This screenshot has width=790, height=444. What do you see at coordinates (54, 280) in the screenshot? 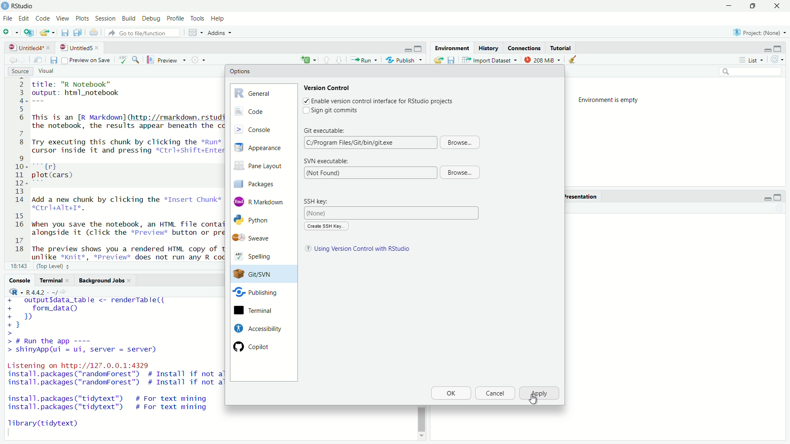
I see `Terminal` at bounding box center [54, 280].